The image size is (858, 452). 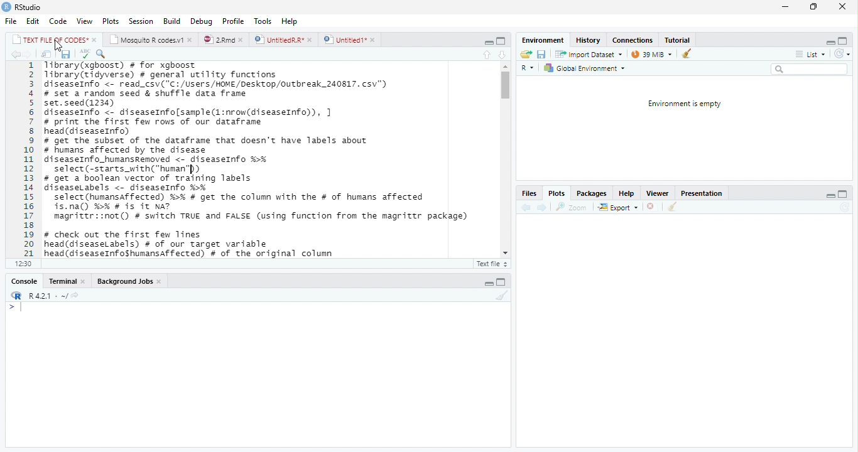 What do you see at coordinates (146, 53) in the screenshot?
I see `Find/Replace` at bounding box center [146, 53].